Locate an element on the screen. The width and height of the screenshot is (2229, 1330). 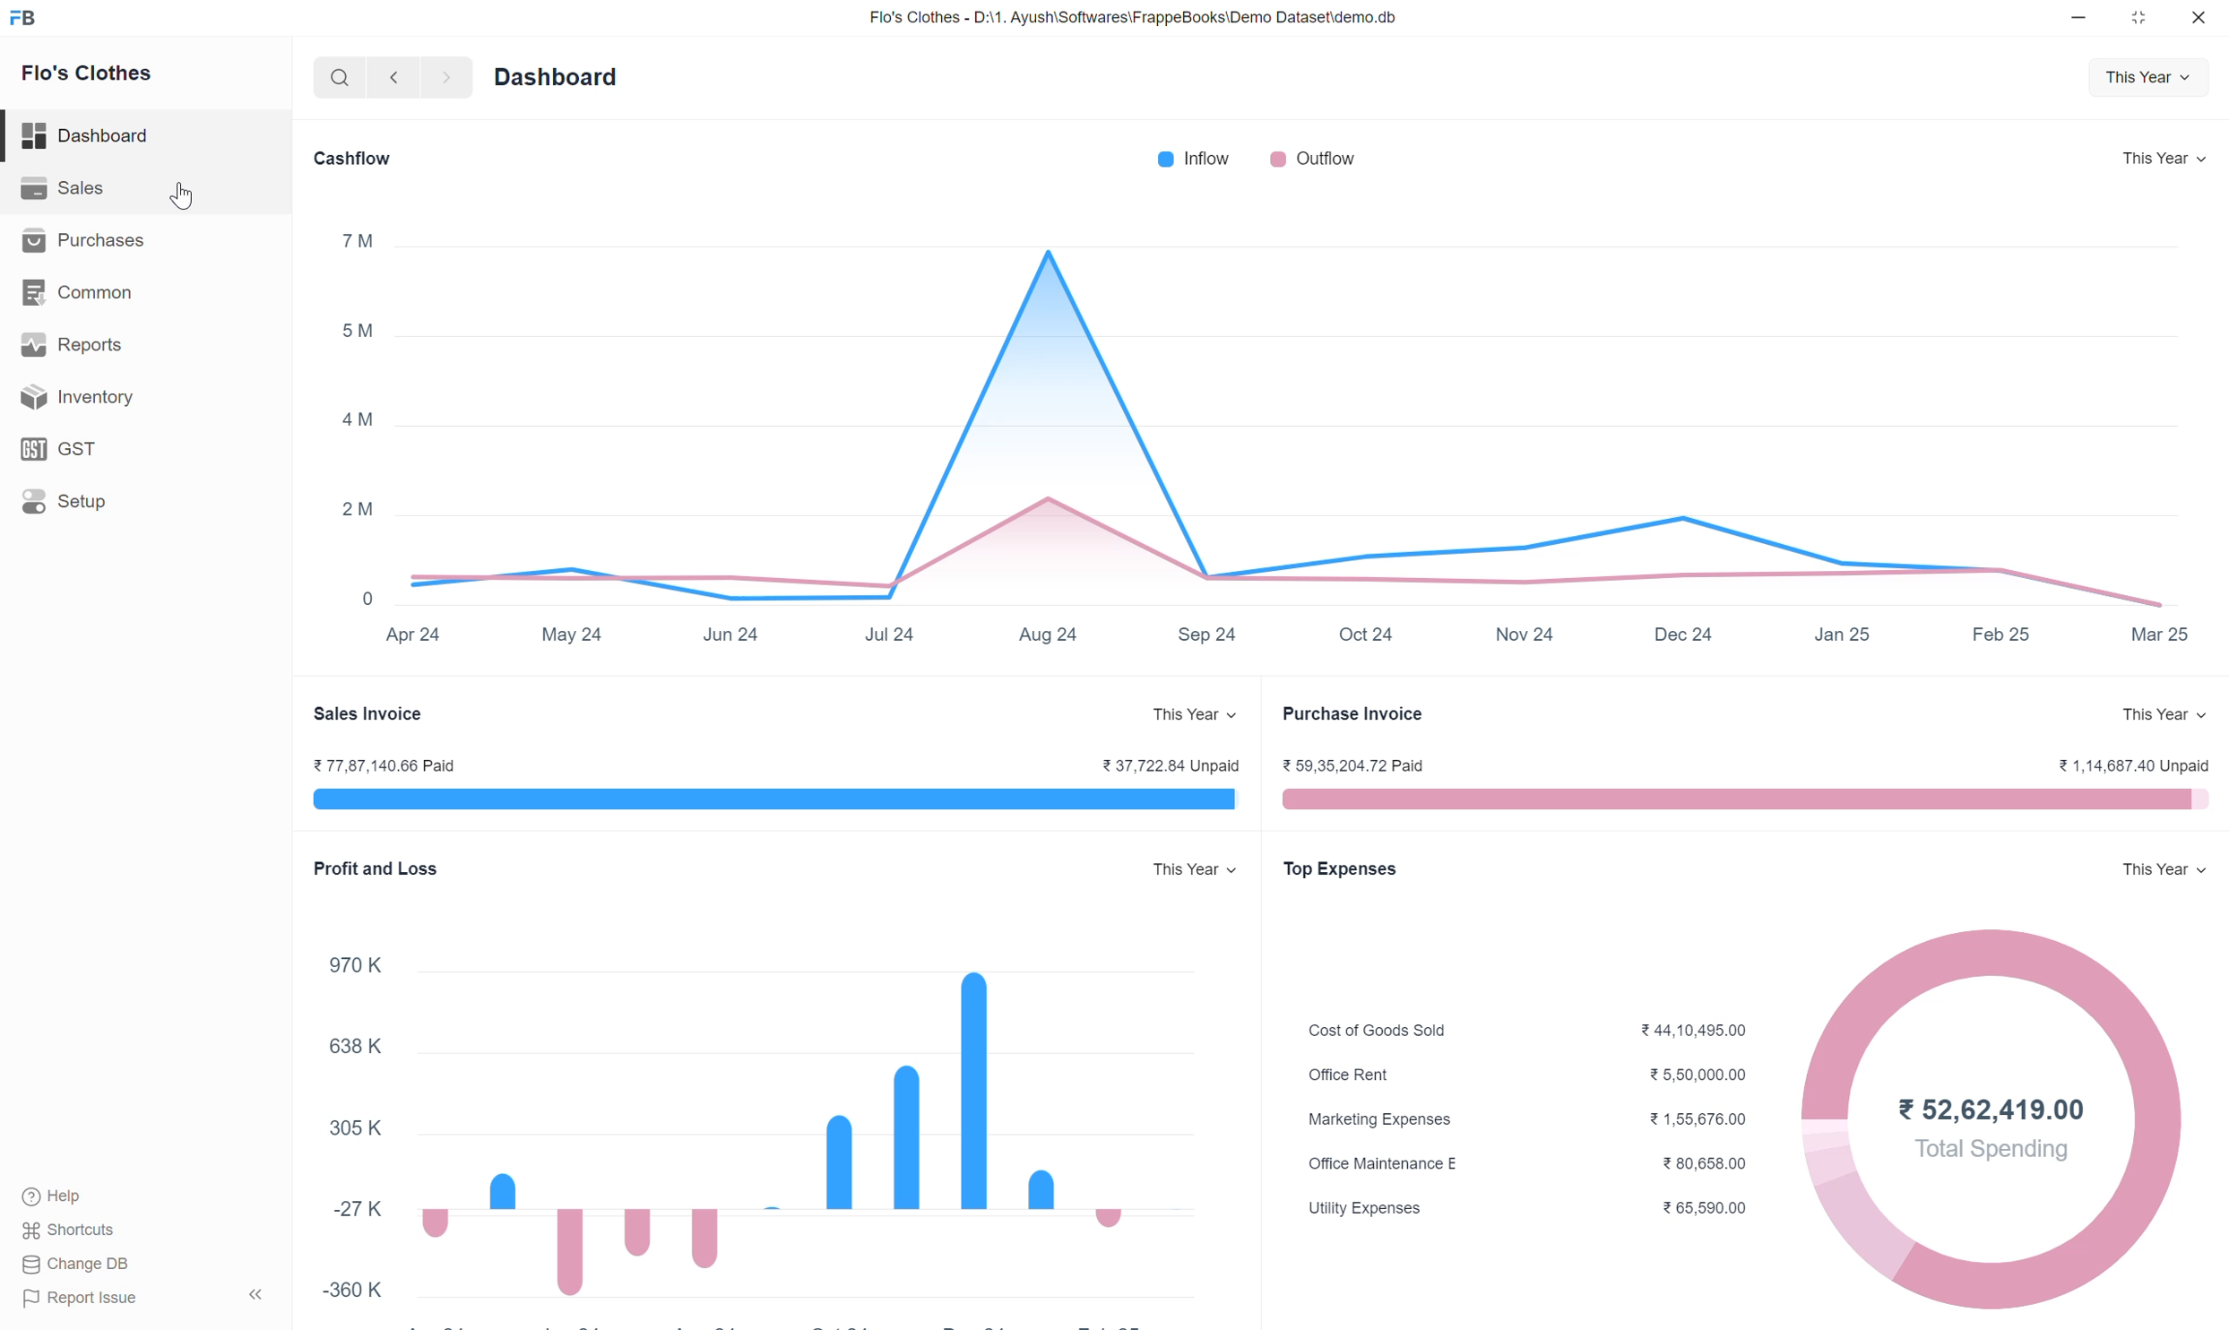
Profit and Loss is located at coordinates (376, 869).